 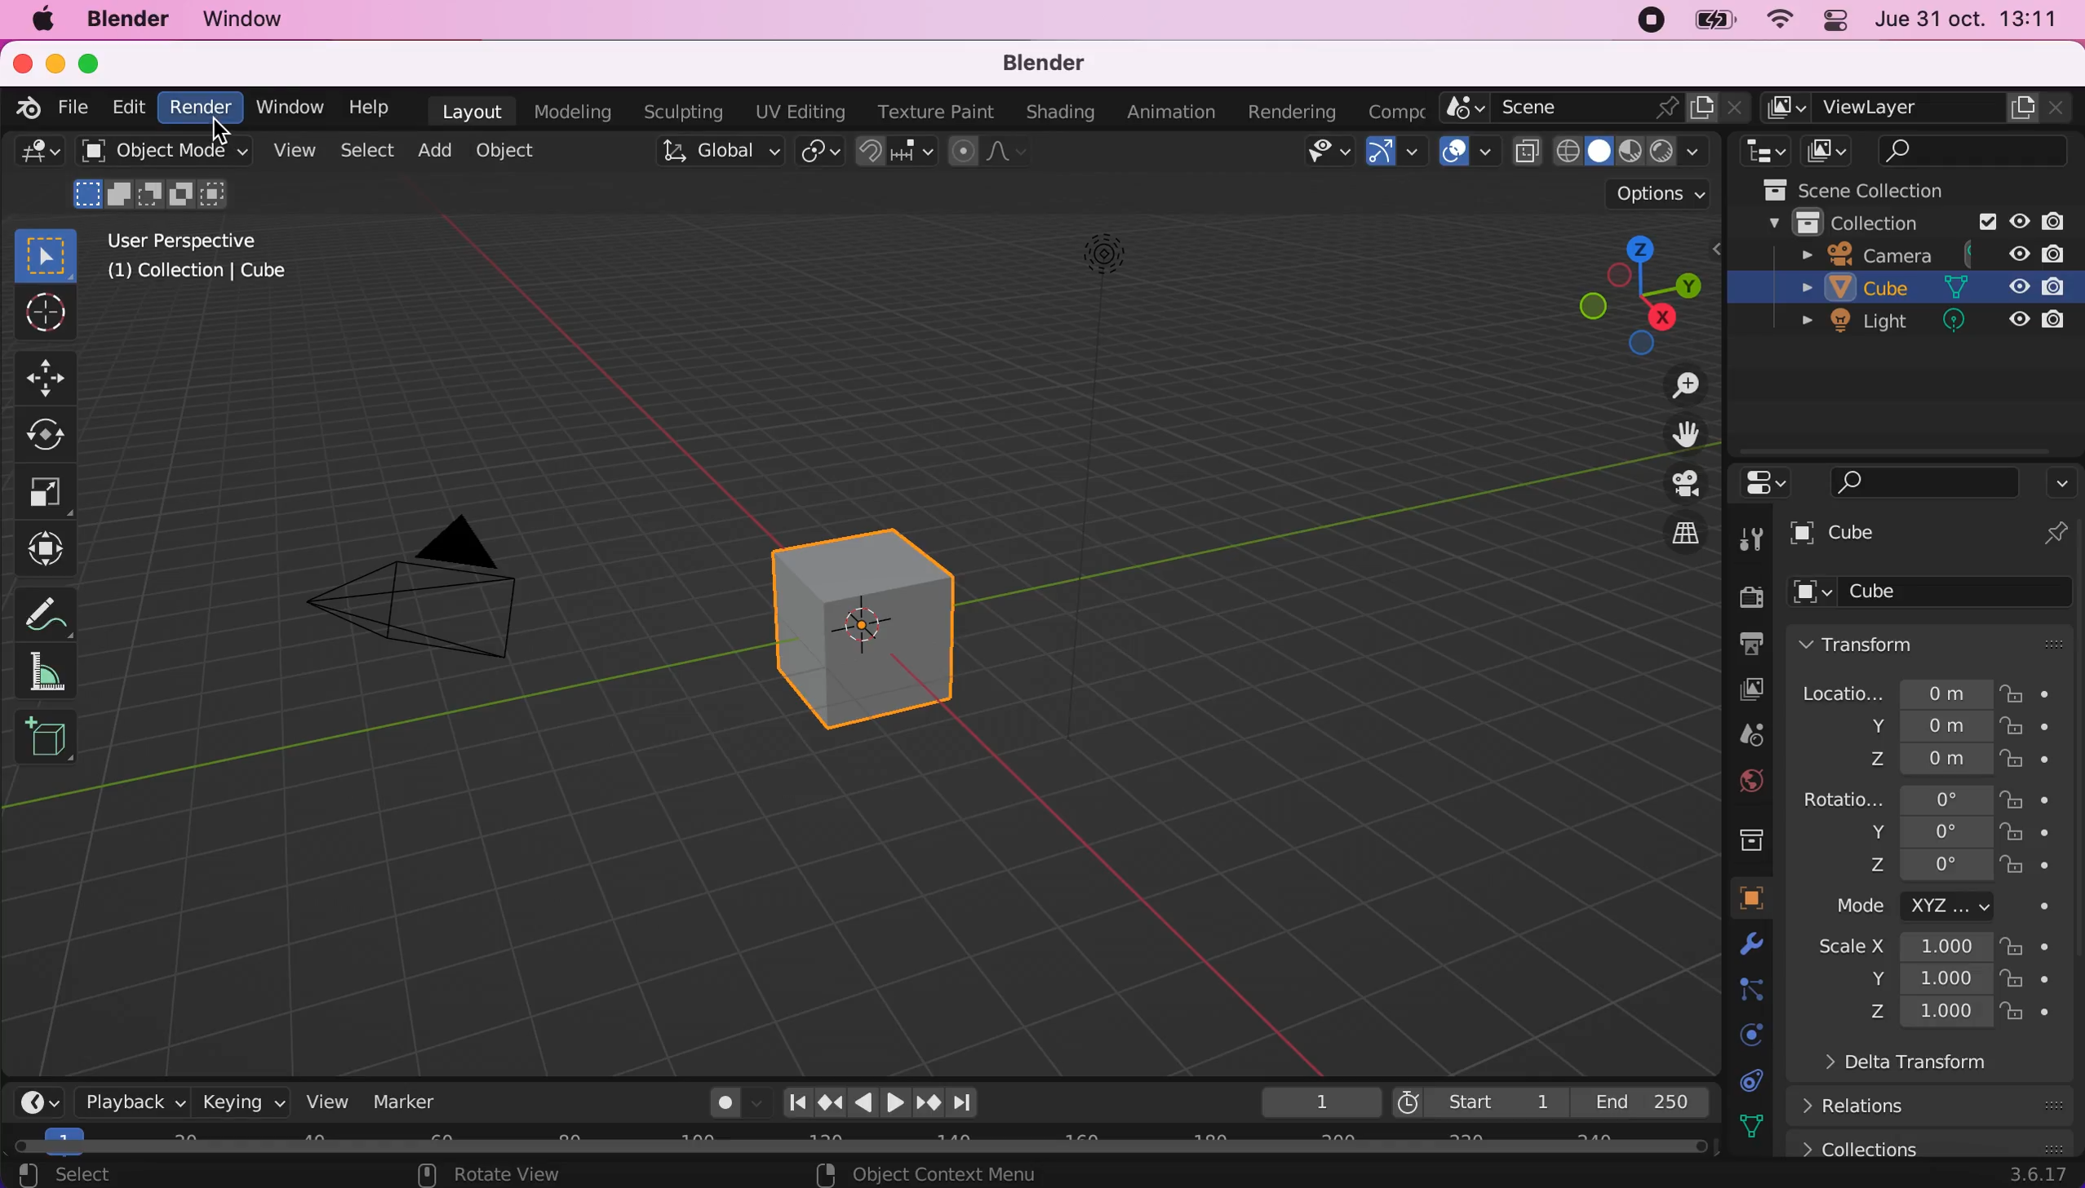 What do you see at coordinates (1865, 1106) in the screenshot?
I see `relations` at bounding box center [1865, 1106].